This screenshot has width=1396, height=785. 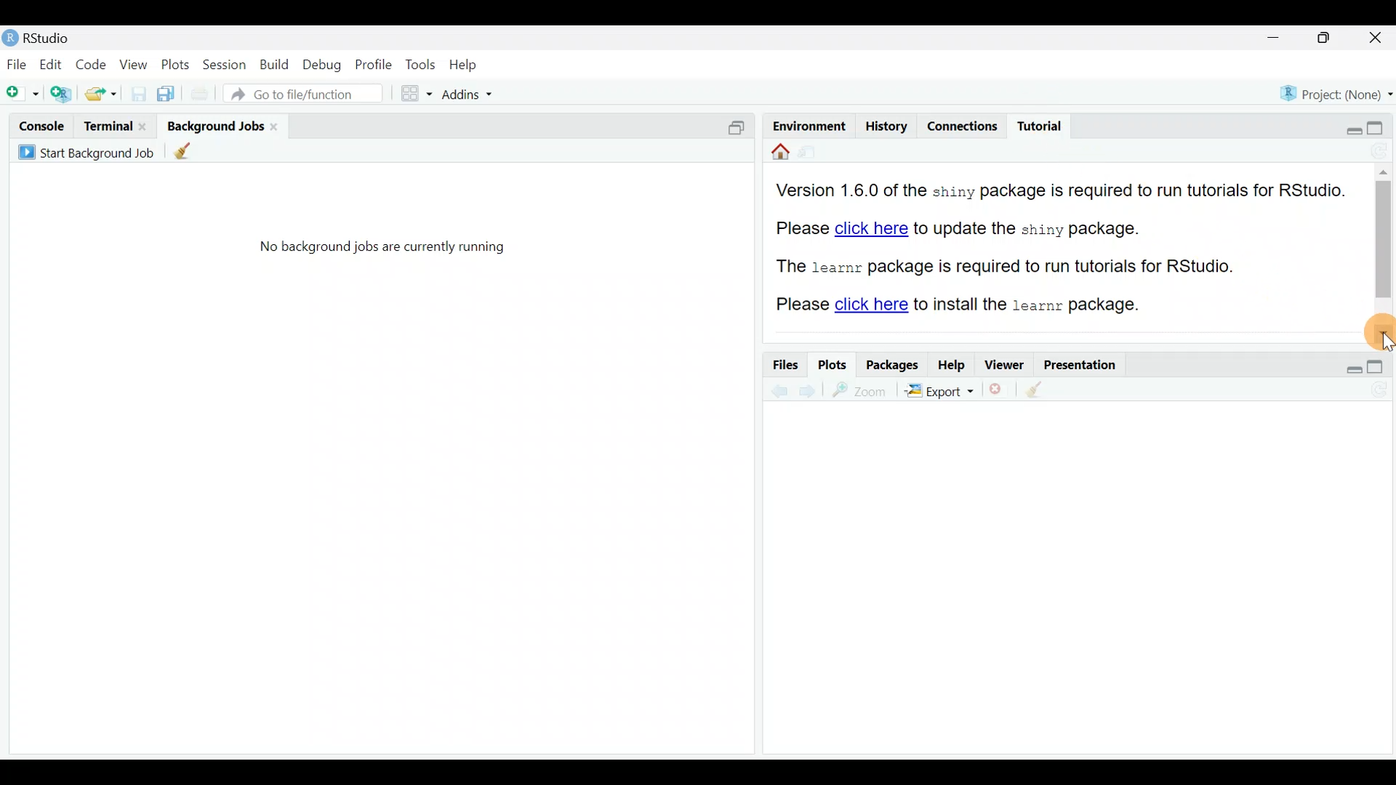 I want to click on Edit, so click(x=52, y=67).